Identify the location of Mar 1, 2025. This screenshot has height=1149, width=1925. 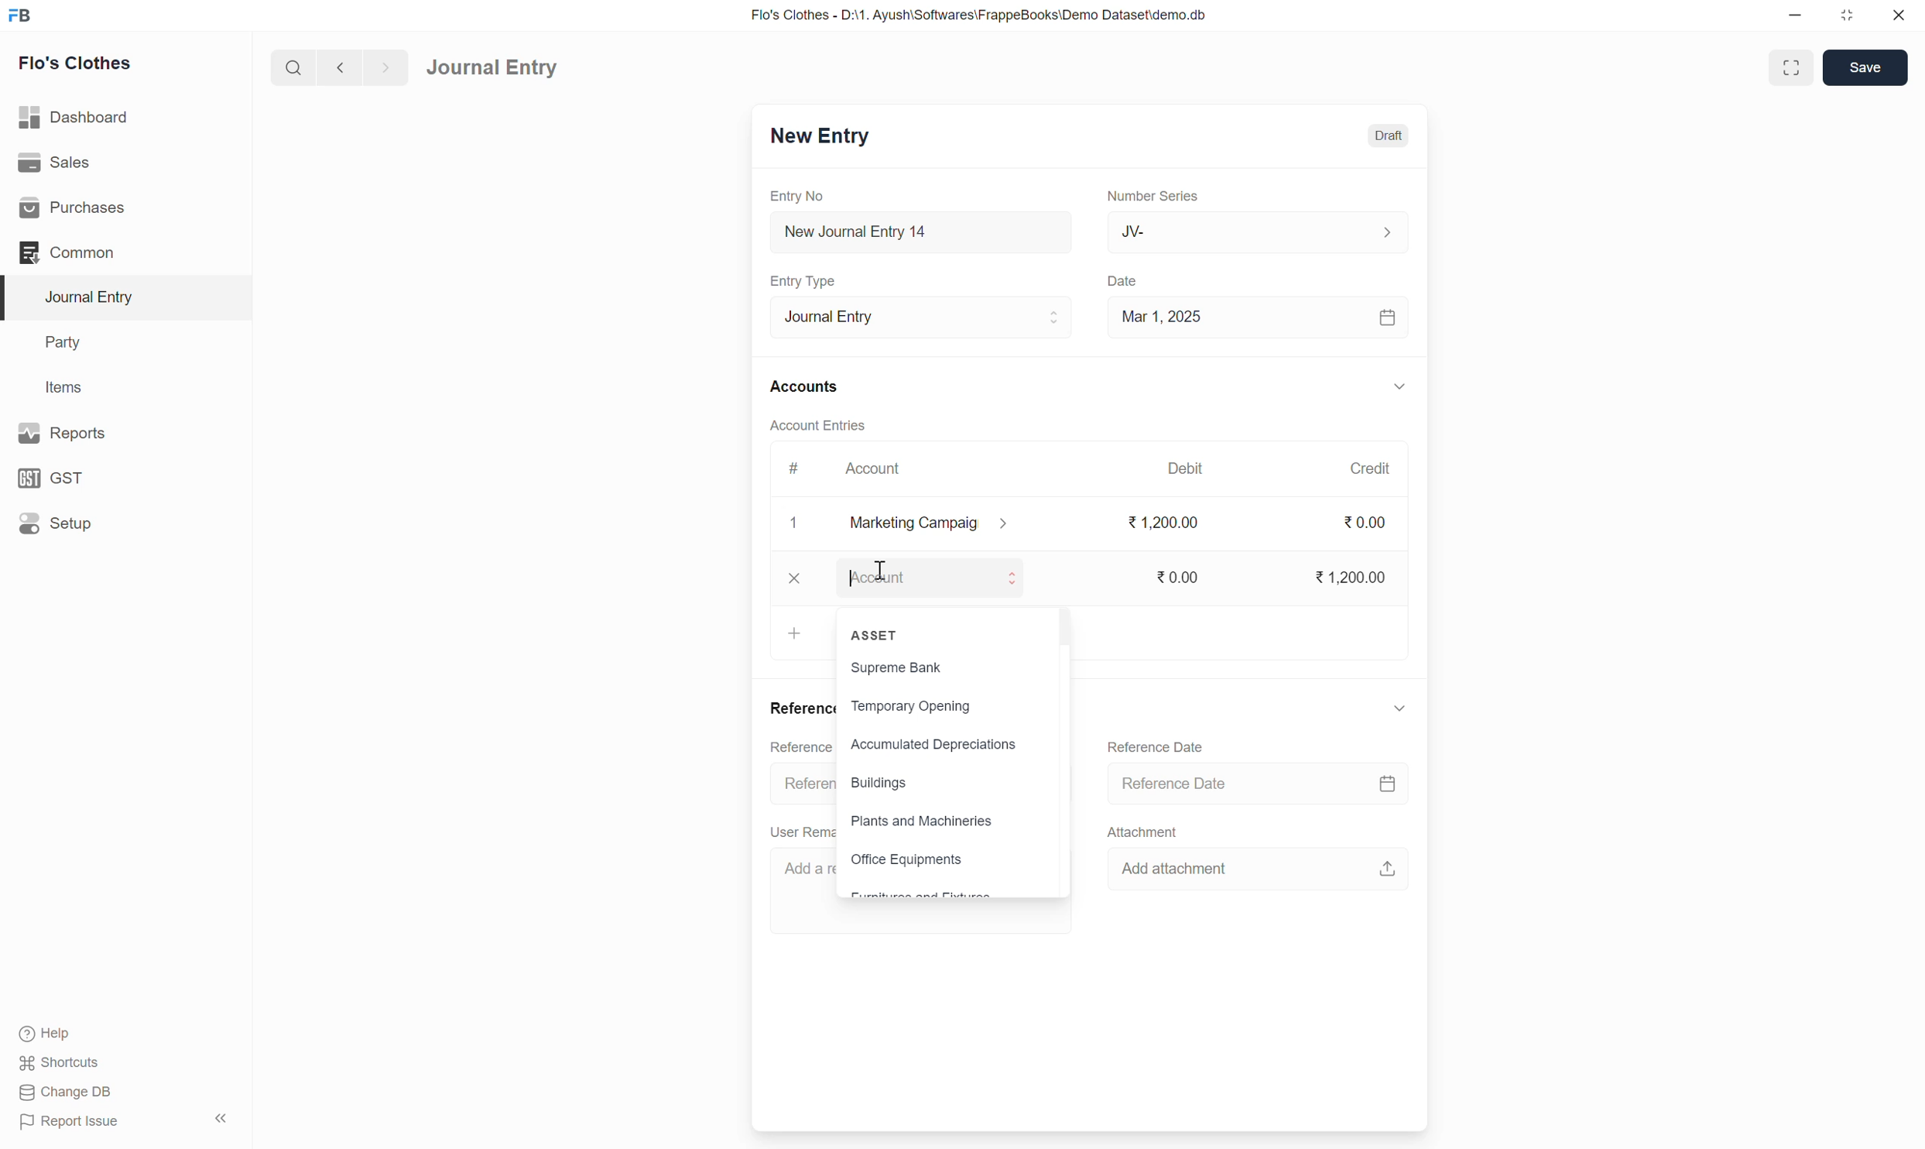
(1162, 316).